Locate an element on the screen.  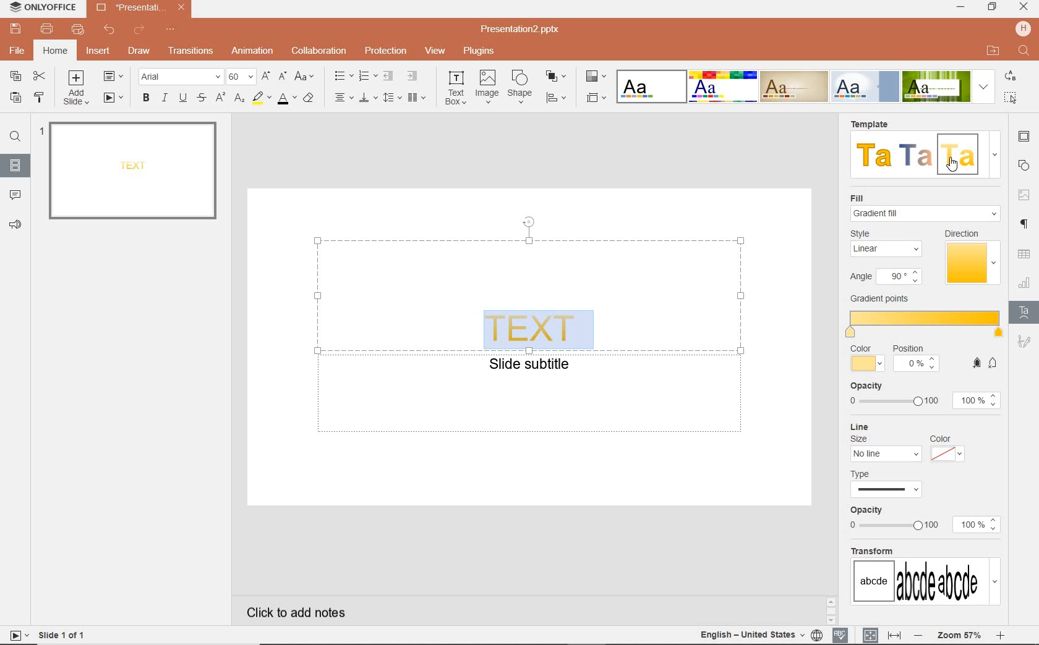
line size is located at coordinates (884, 450).